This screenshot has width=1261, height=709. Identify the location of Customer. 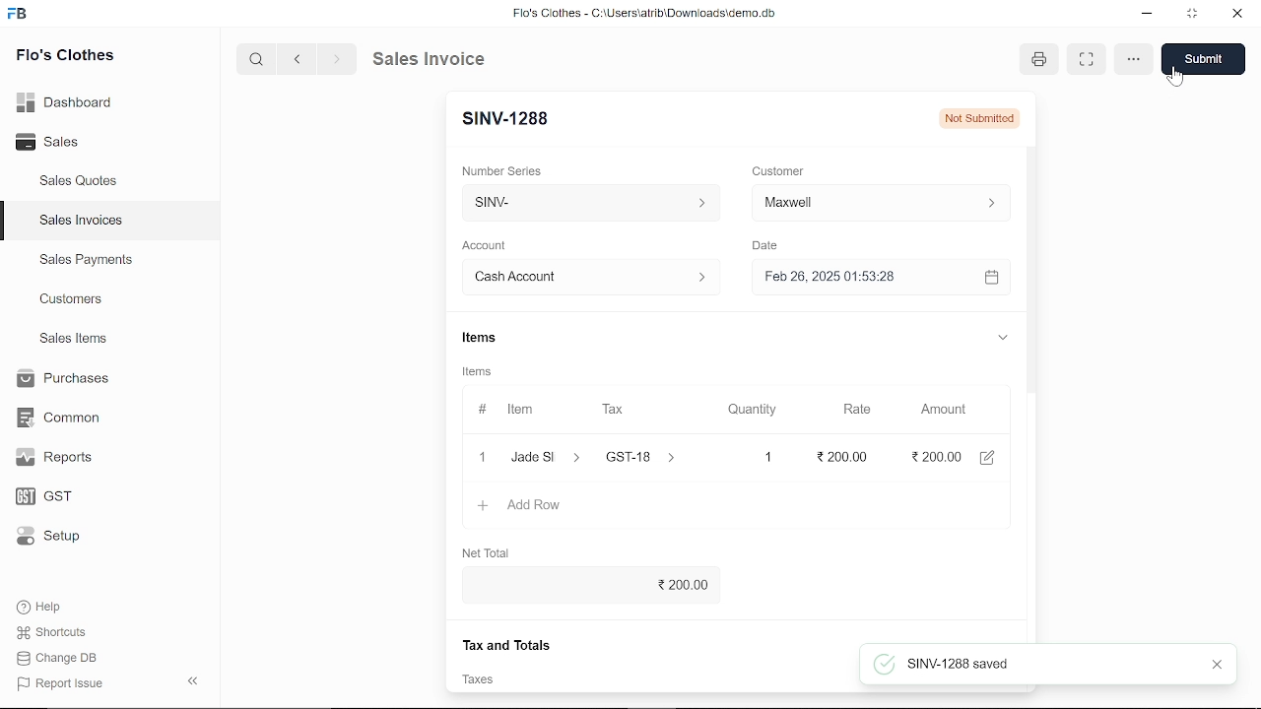
(881, 202).